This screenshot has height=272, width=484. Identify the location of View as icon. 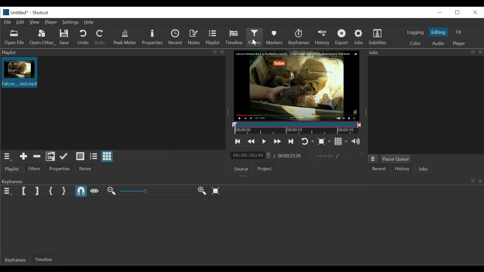
(108, 157).